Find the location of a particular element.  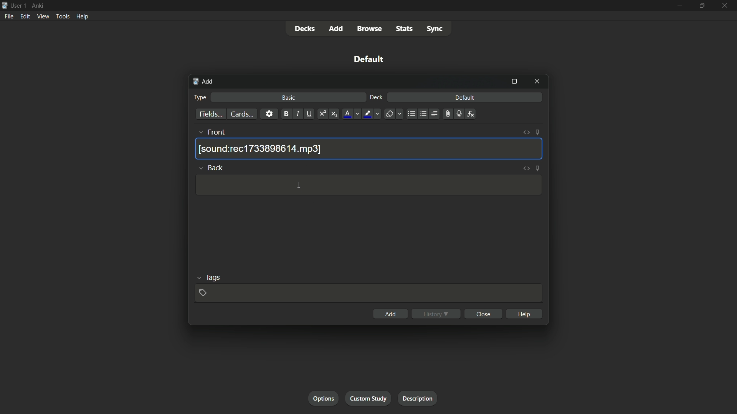

bold is located at coordinates (285, 114).